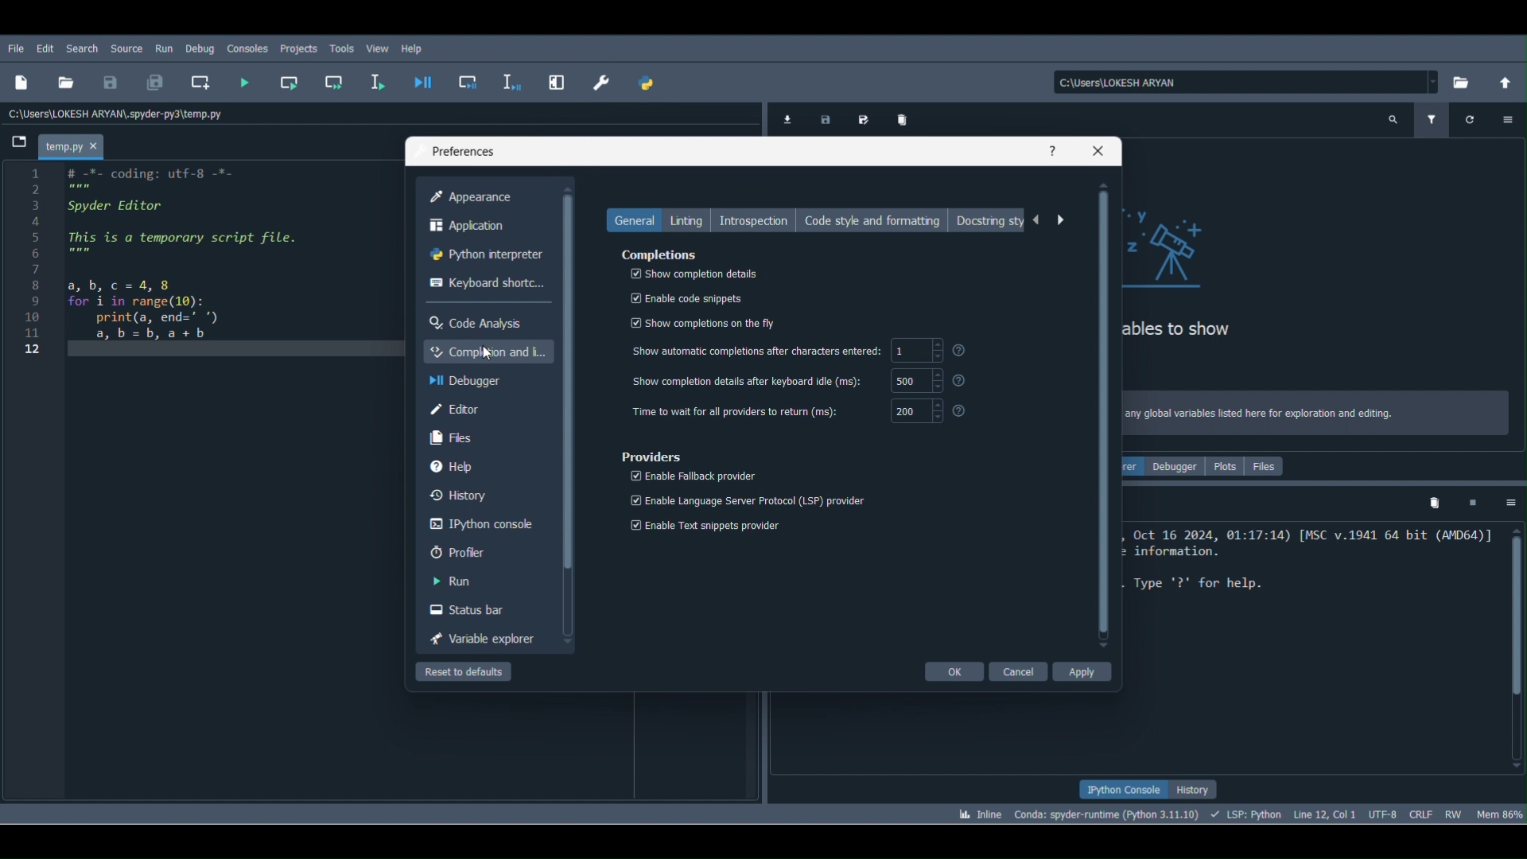 This screenshot has height=859, width=1527. I want to click on Interrupt kernel, so click(1475, 501).